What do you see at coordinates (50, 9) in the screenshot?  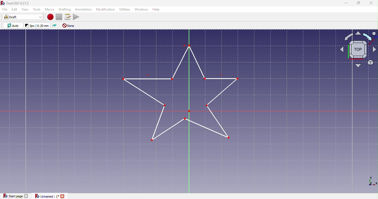 I see `Macro` at bounding box center [50, 9].